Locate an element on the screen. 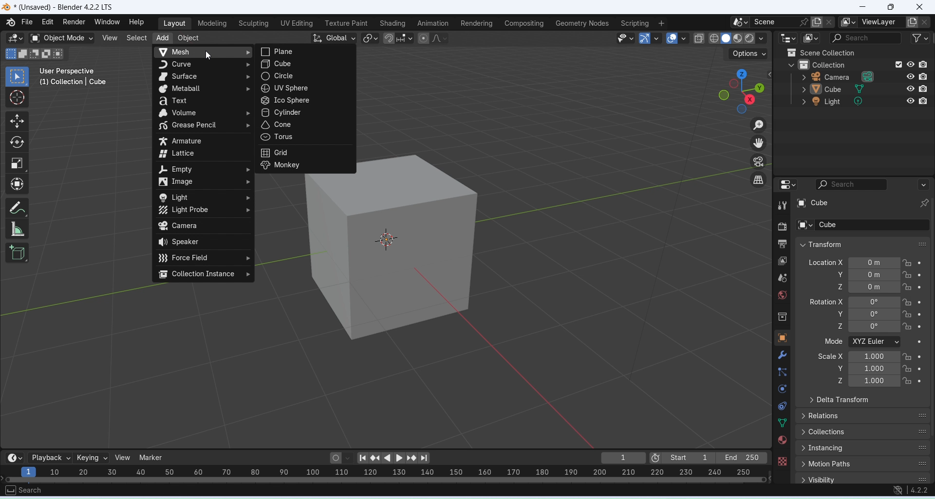 Image resolution: width=935 pixels, height=499 pixels. Collections is located at coordinates (863, 432).